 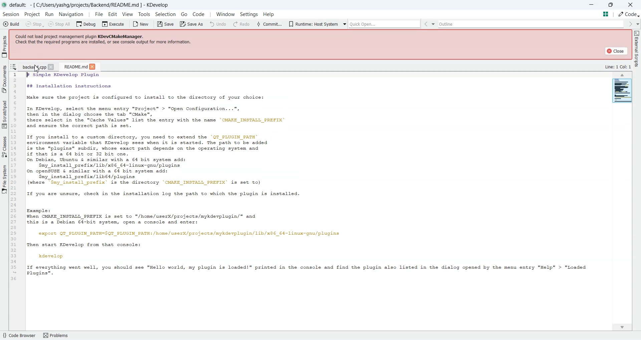 What do you see at coordinates (87, 24) in the screenshot?
I see `Debug` at bounding box center [87, 24].